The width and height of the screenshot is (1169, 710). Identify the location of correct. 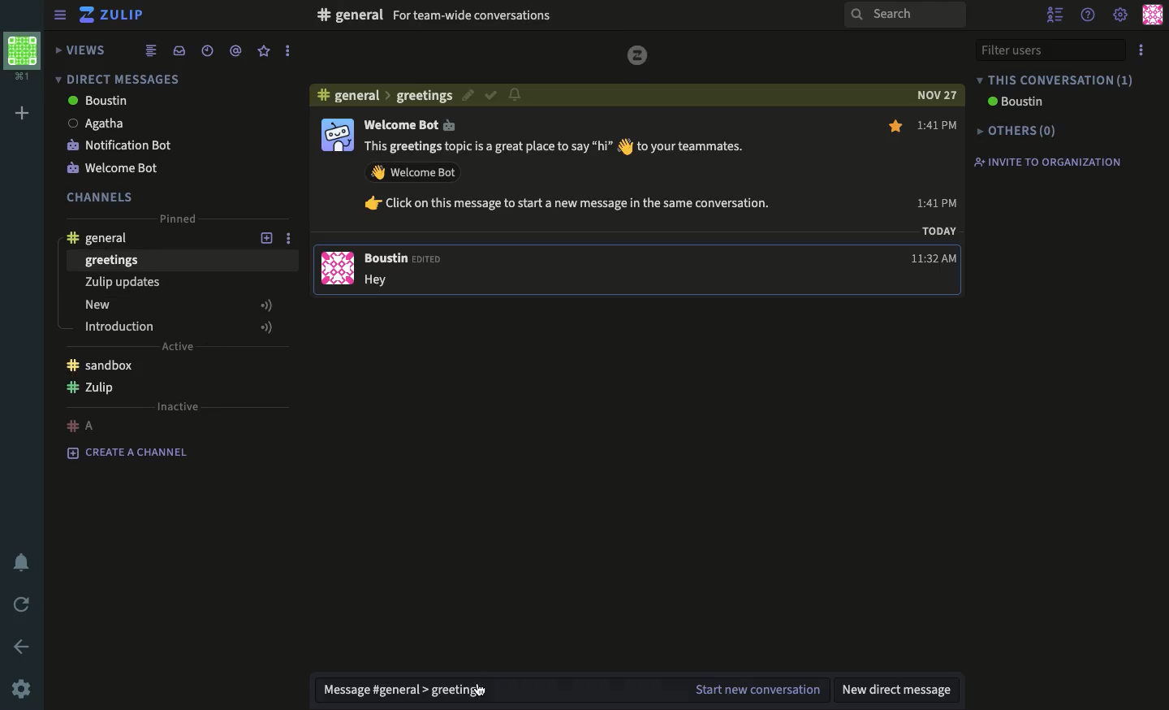
(490, 96).